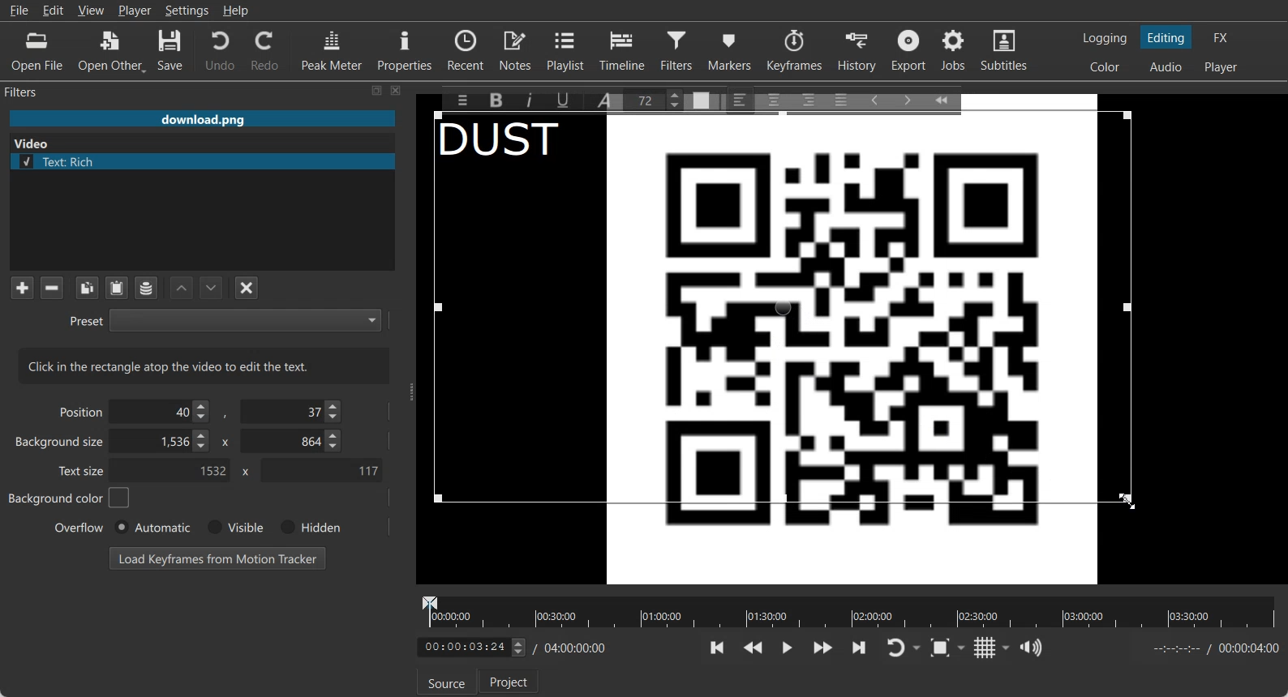 The image size is (1288, 697). Describe the element at coordinates (788, 648) in the screenshot. I see `Toggle play` at that location.